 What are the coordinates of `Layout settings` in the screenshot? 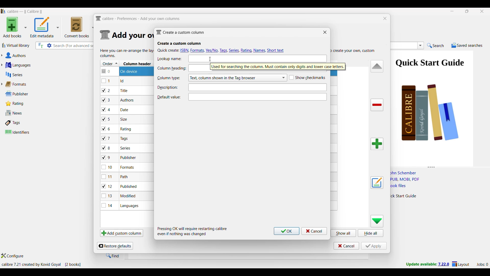 It's located at (461, 264).